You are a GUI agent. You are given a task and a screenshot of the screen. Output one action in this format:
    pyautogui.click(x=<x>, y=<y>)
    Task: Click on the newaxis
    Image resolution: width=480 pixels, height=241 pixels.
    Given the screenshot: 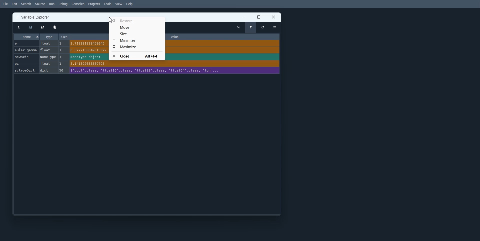 What is the action you would take?
    pyautogui.click(x=25, y=56)
    